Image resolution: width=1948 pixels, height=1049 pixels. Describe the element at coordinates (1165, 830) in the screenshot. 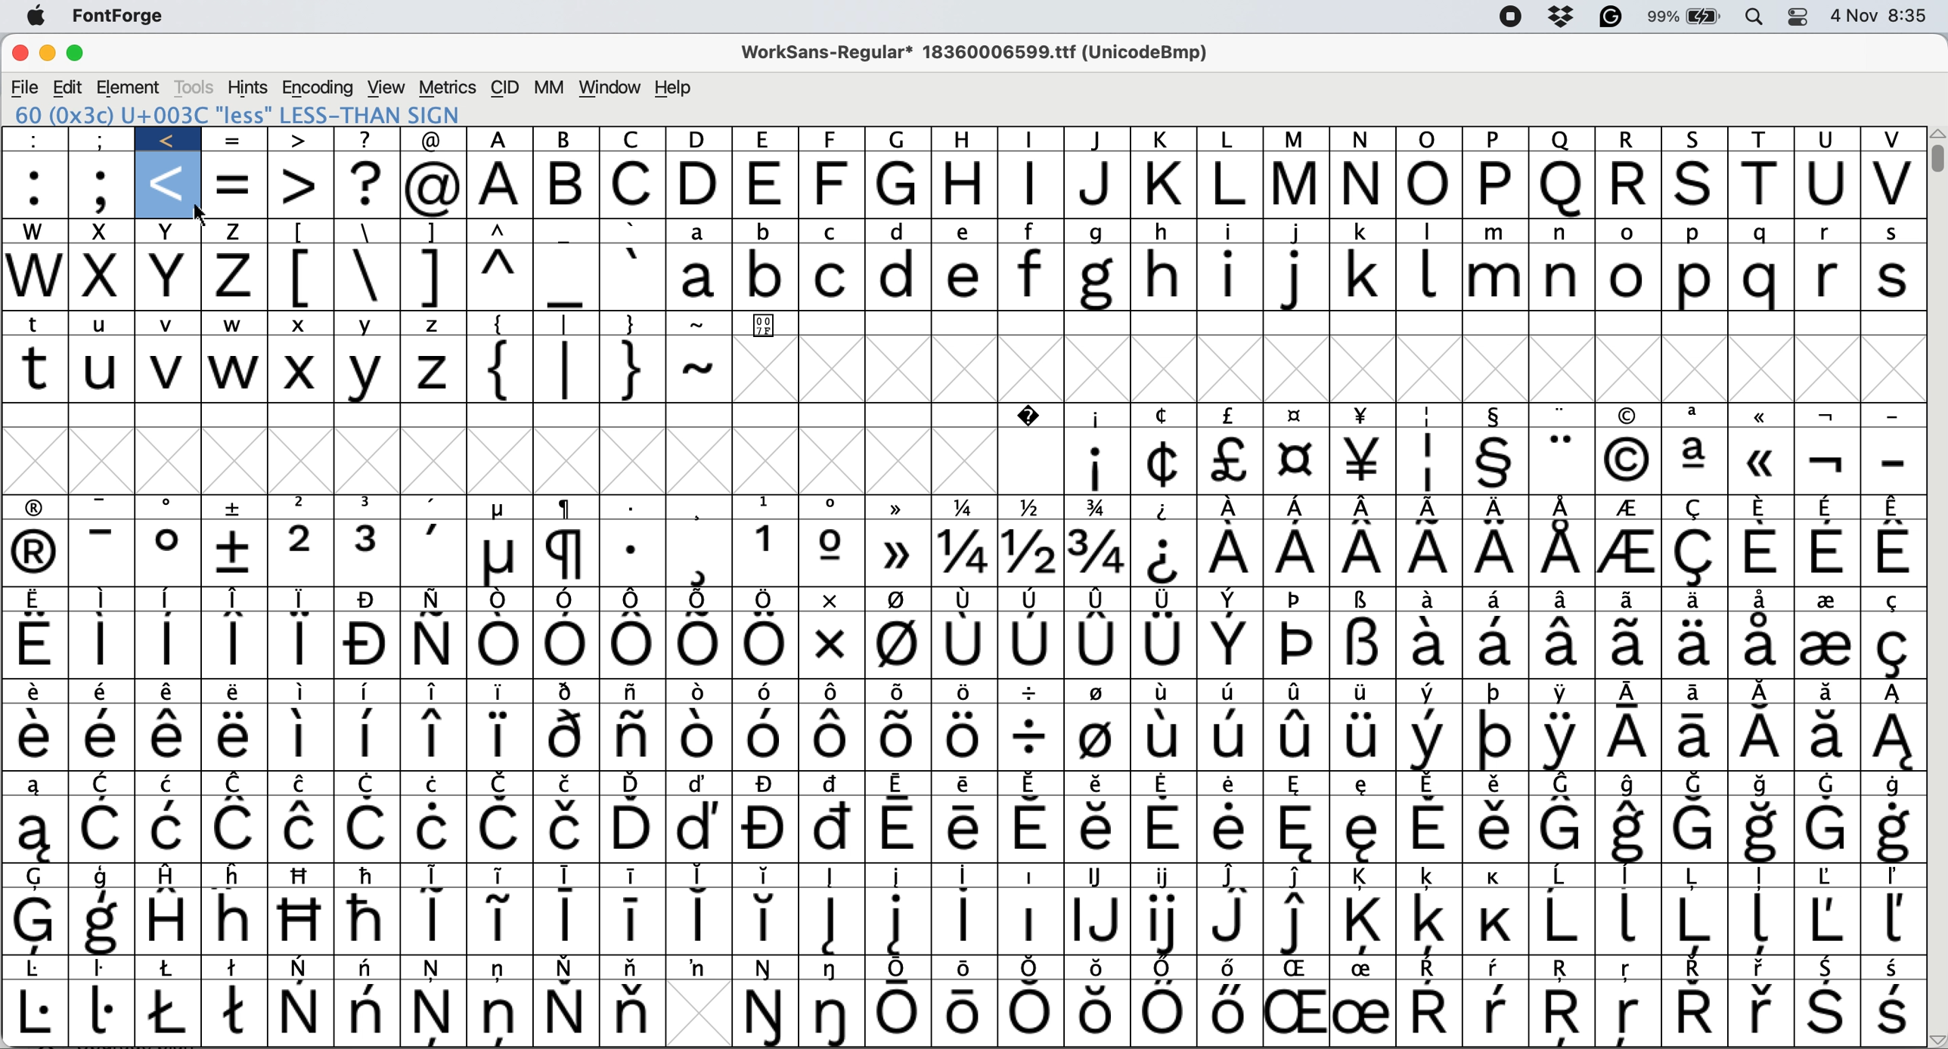

I see `symbol` at that location.